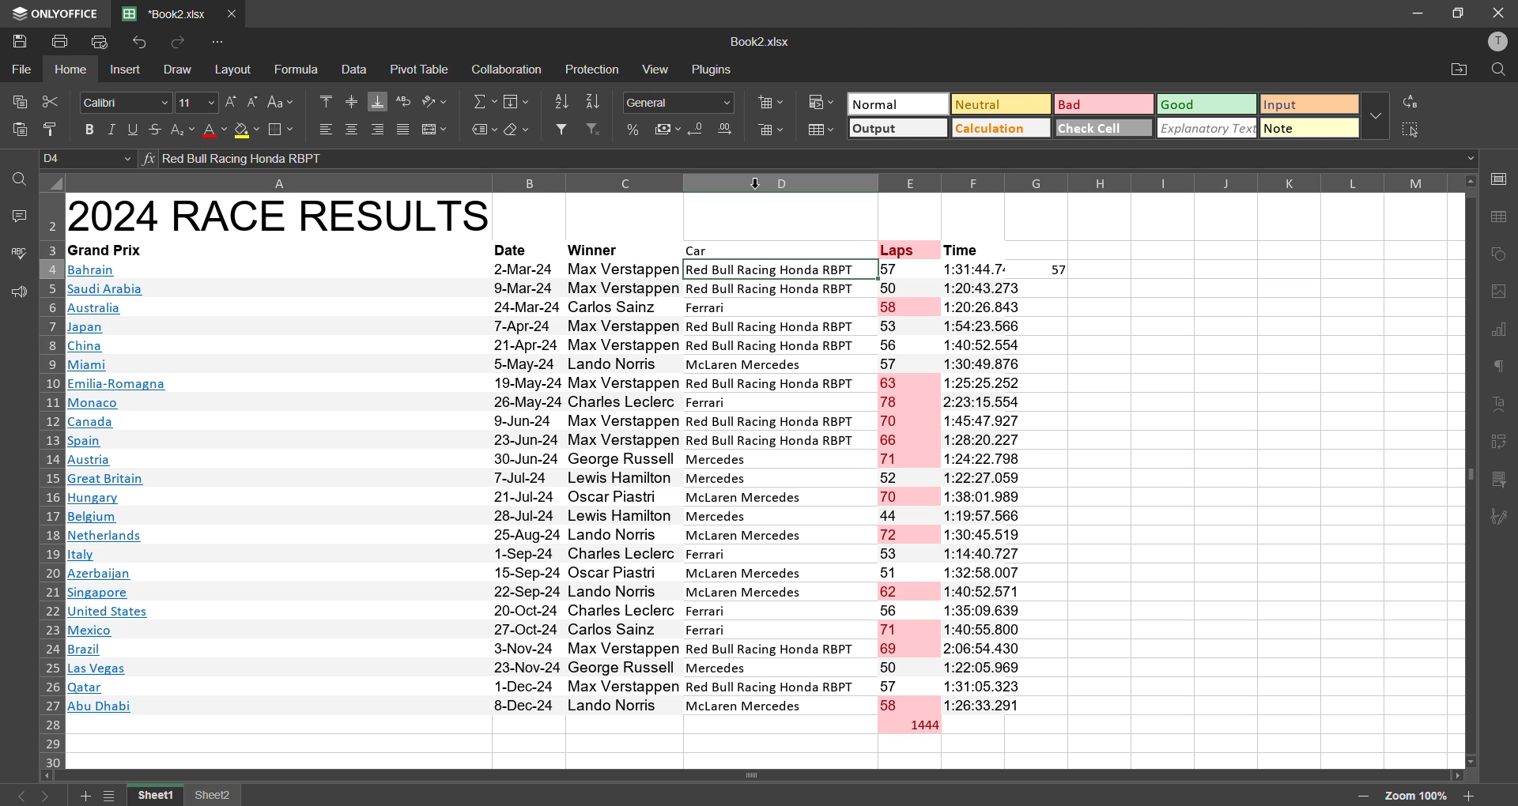 This screenshot has height=806, width=1518. Describe the element at coordinates (104, 250) in the screenshot. I see `grand prix` at that location.